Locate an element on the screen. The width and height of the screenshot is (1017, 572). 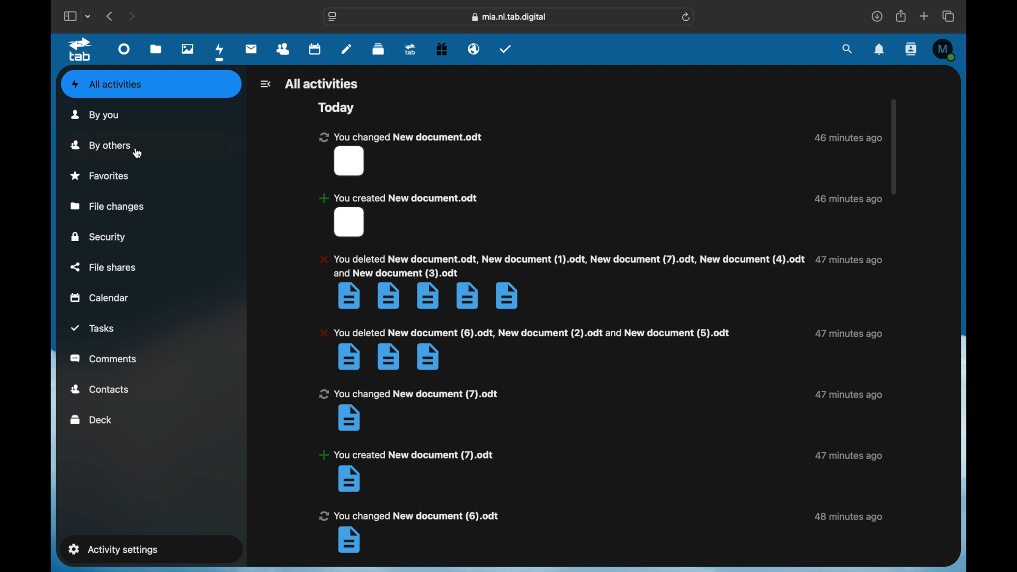
show sidebar is located at coordinates (69, 16).